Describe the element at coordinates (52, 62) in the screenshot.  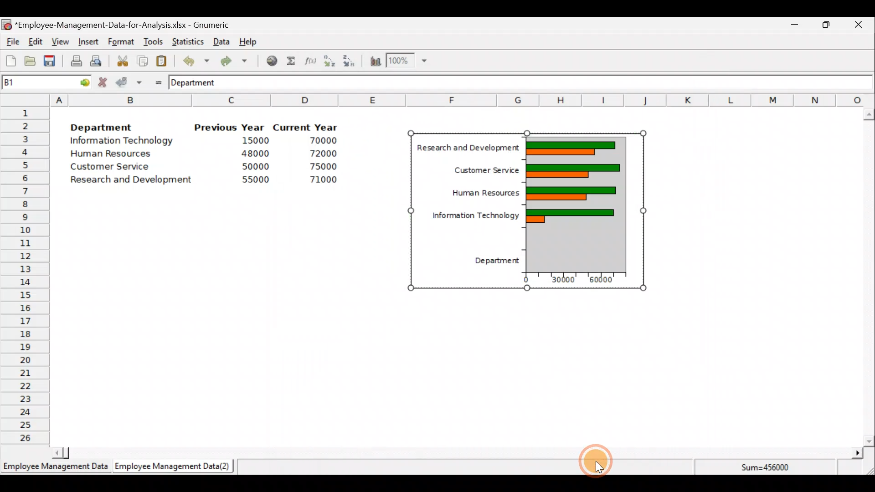
I see `Save the current workbook` at that location.